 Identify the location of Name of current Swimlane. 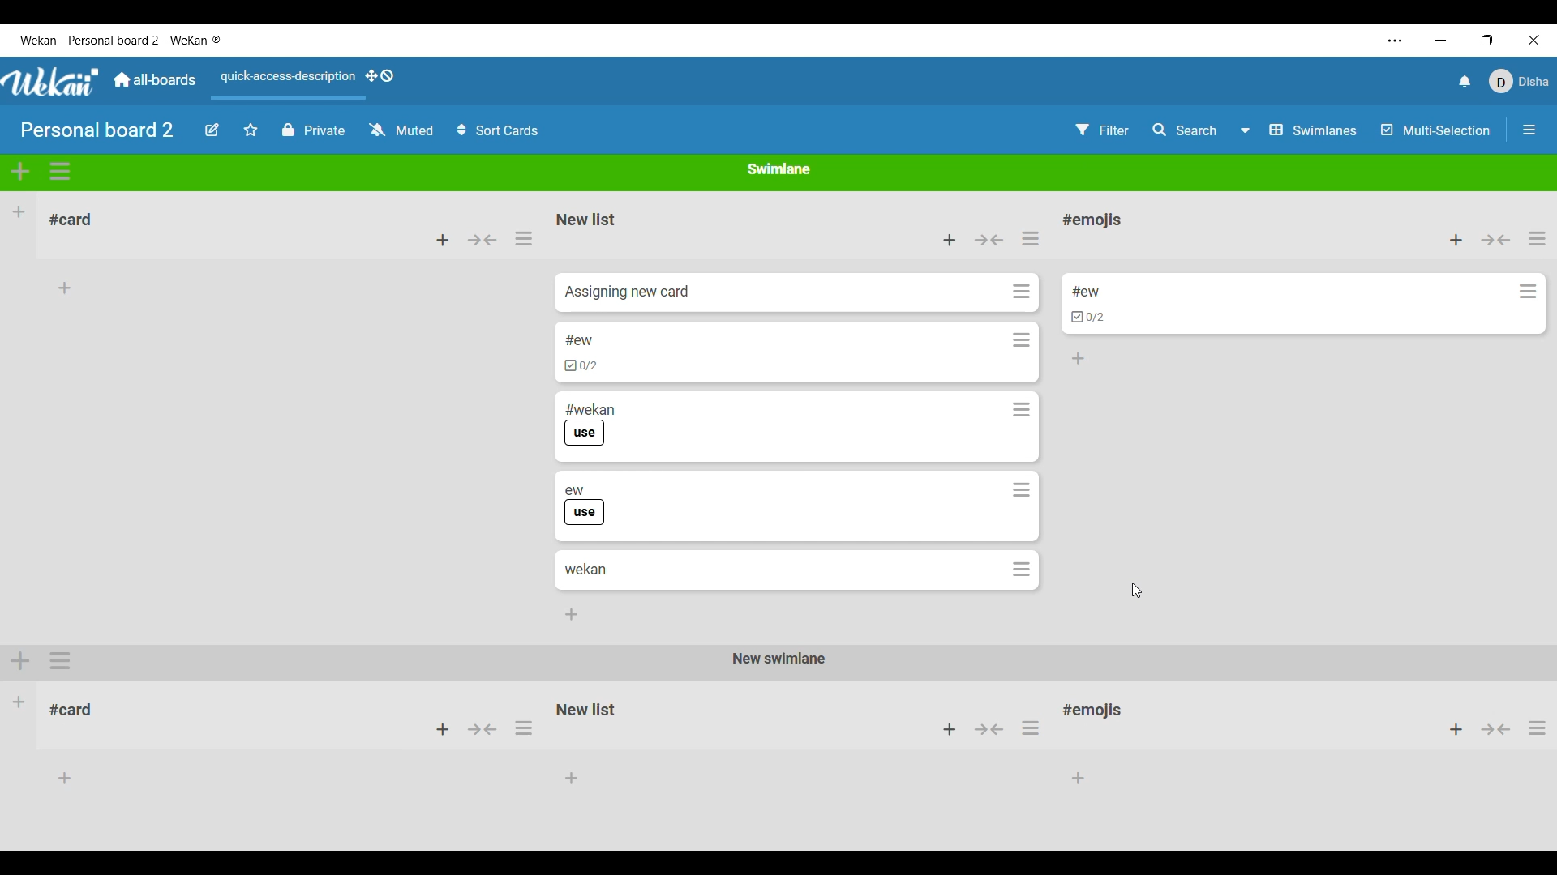
(780, 168).